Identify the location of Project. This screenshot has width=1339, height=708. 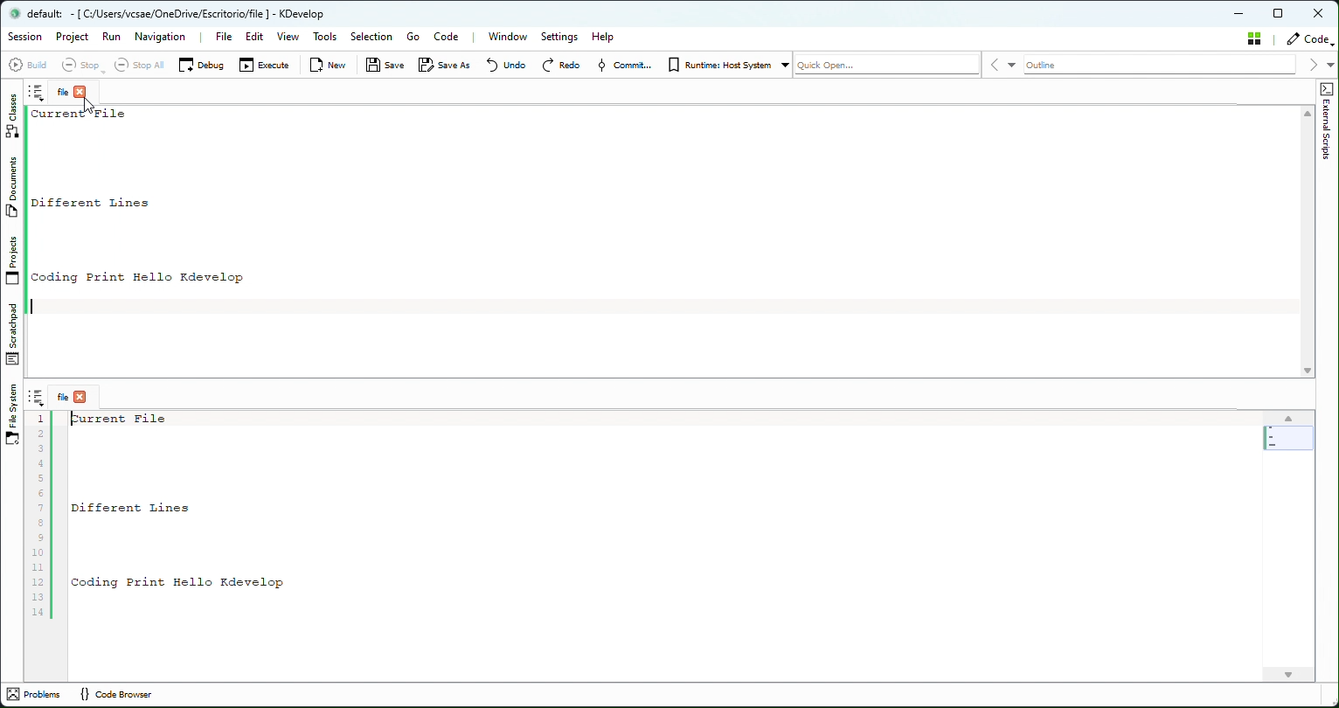
(73, 37).